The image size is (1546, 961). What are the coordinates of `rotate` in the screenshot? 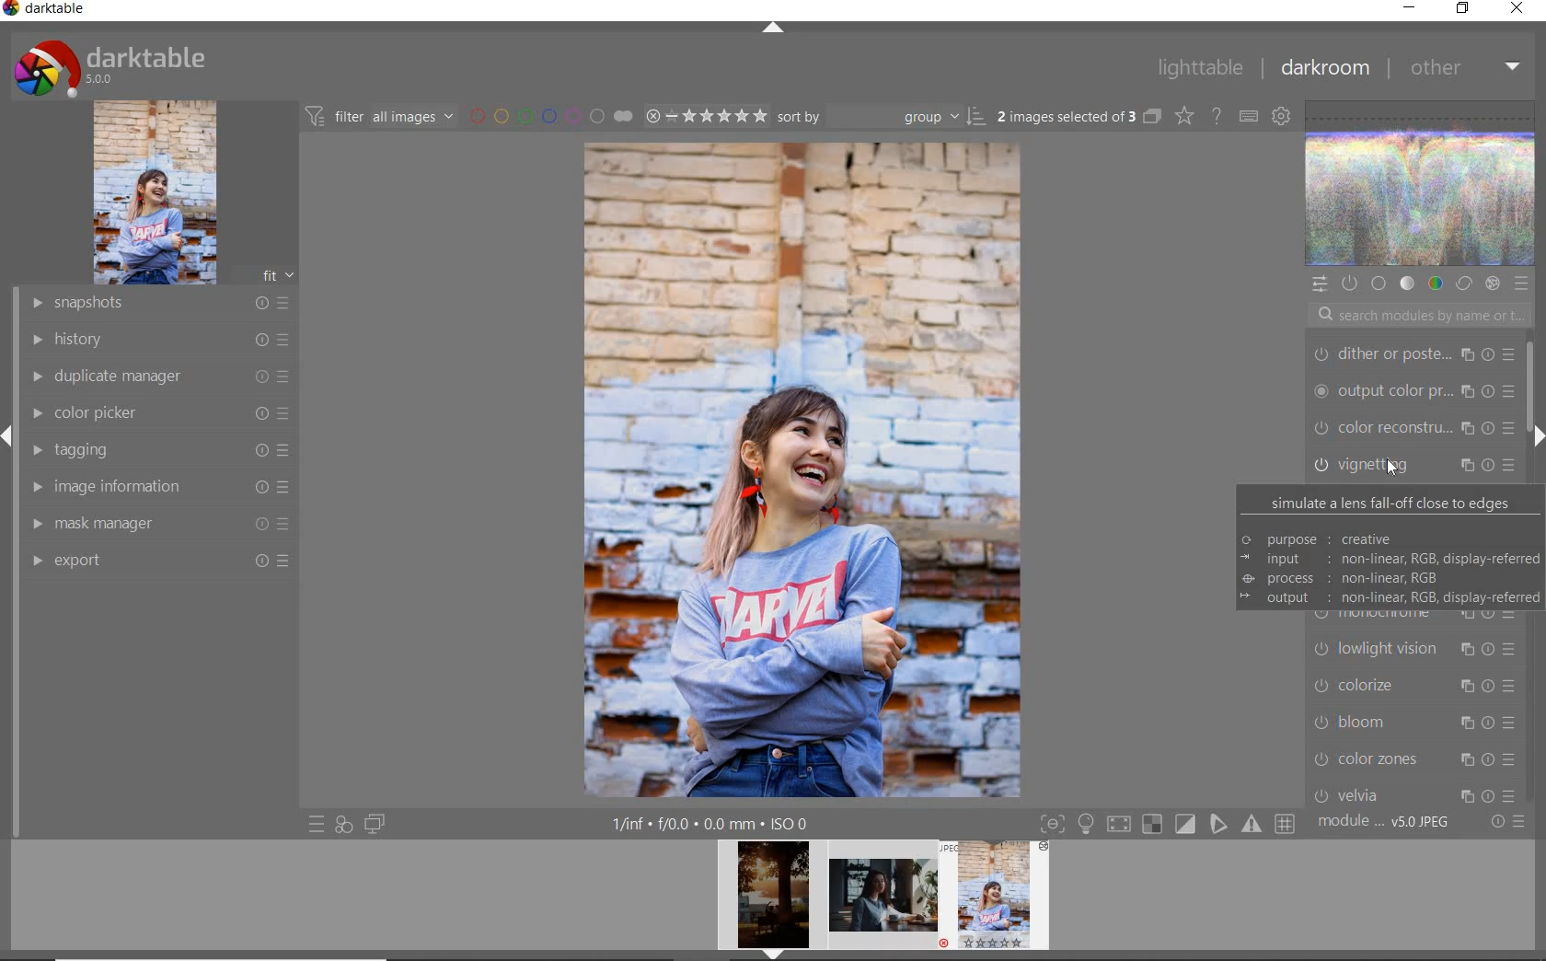 It's located at (1417, 686).